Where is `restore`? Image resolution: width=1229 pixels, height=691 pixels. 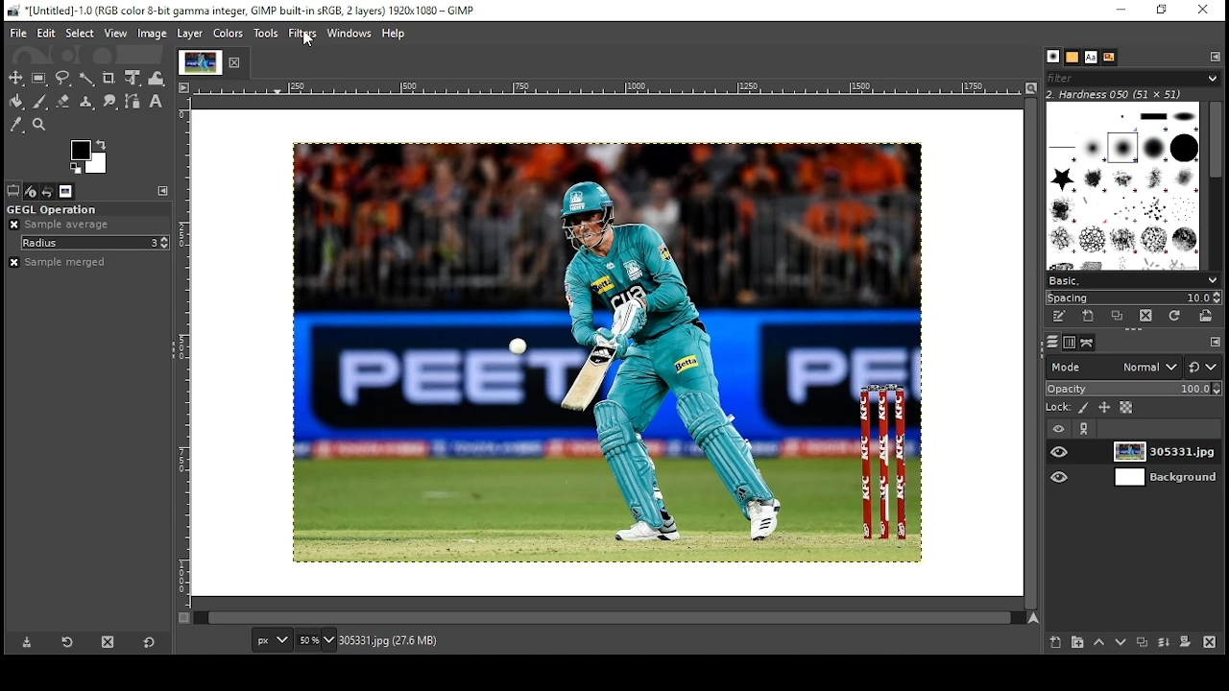 restore is located at coordinates (1160, 11).